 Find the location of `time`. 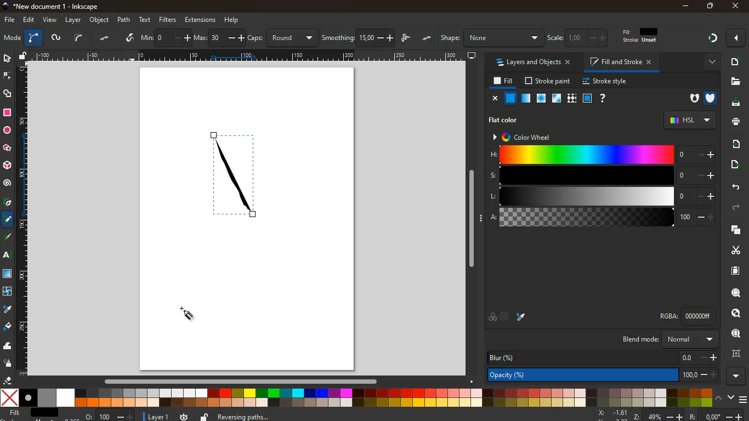

time is located at coordinates (184, 416).